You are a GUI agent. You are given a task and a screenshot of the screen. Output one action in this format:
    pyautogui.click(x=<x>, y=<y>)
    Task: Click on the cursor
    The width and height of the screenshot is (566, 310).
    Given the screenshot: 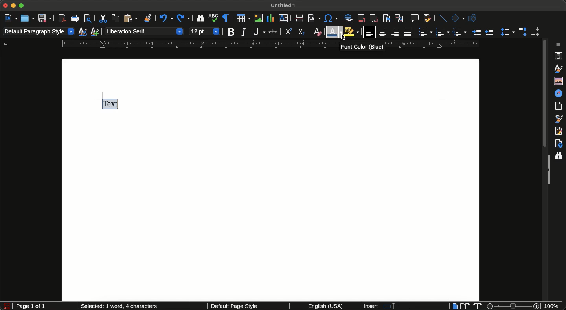 What is the action you would take?
    pyautogui.click(x=344, y=37)
    